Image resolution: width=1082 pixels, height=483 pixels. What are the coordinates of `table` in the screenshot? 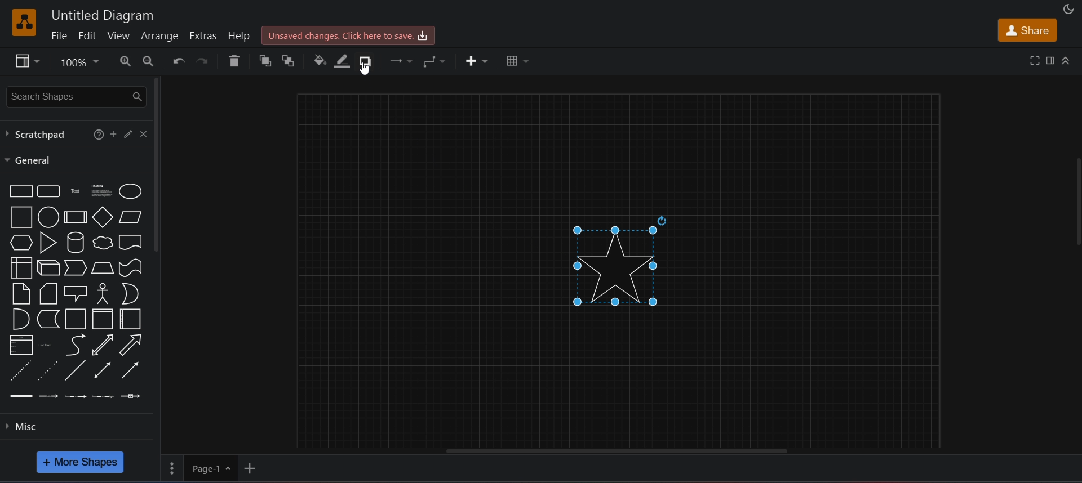 It's located at (516, 62).